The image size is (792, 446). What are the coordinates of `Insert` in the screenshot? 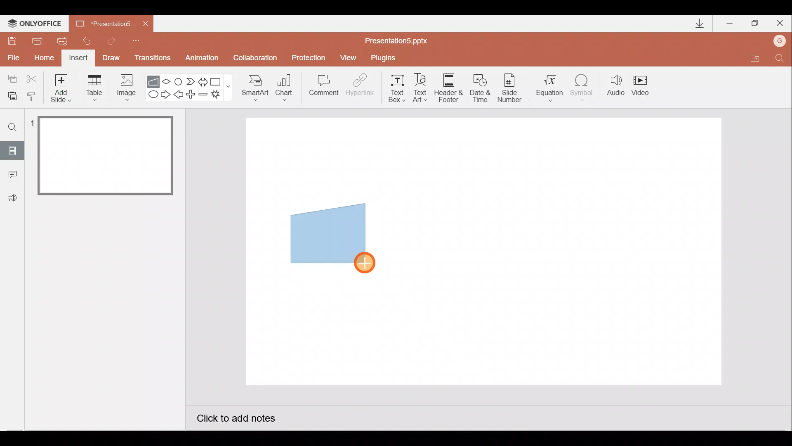 It's located at (77, 59).